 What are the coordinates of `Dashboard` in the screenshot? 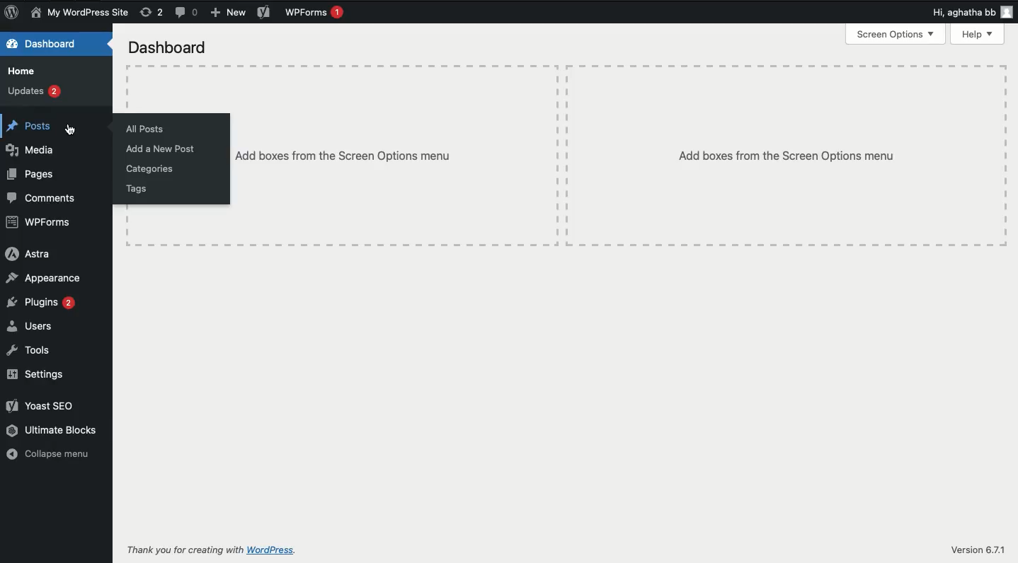 It's located at (45, 44).